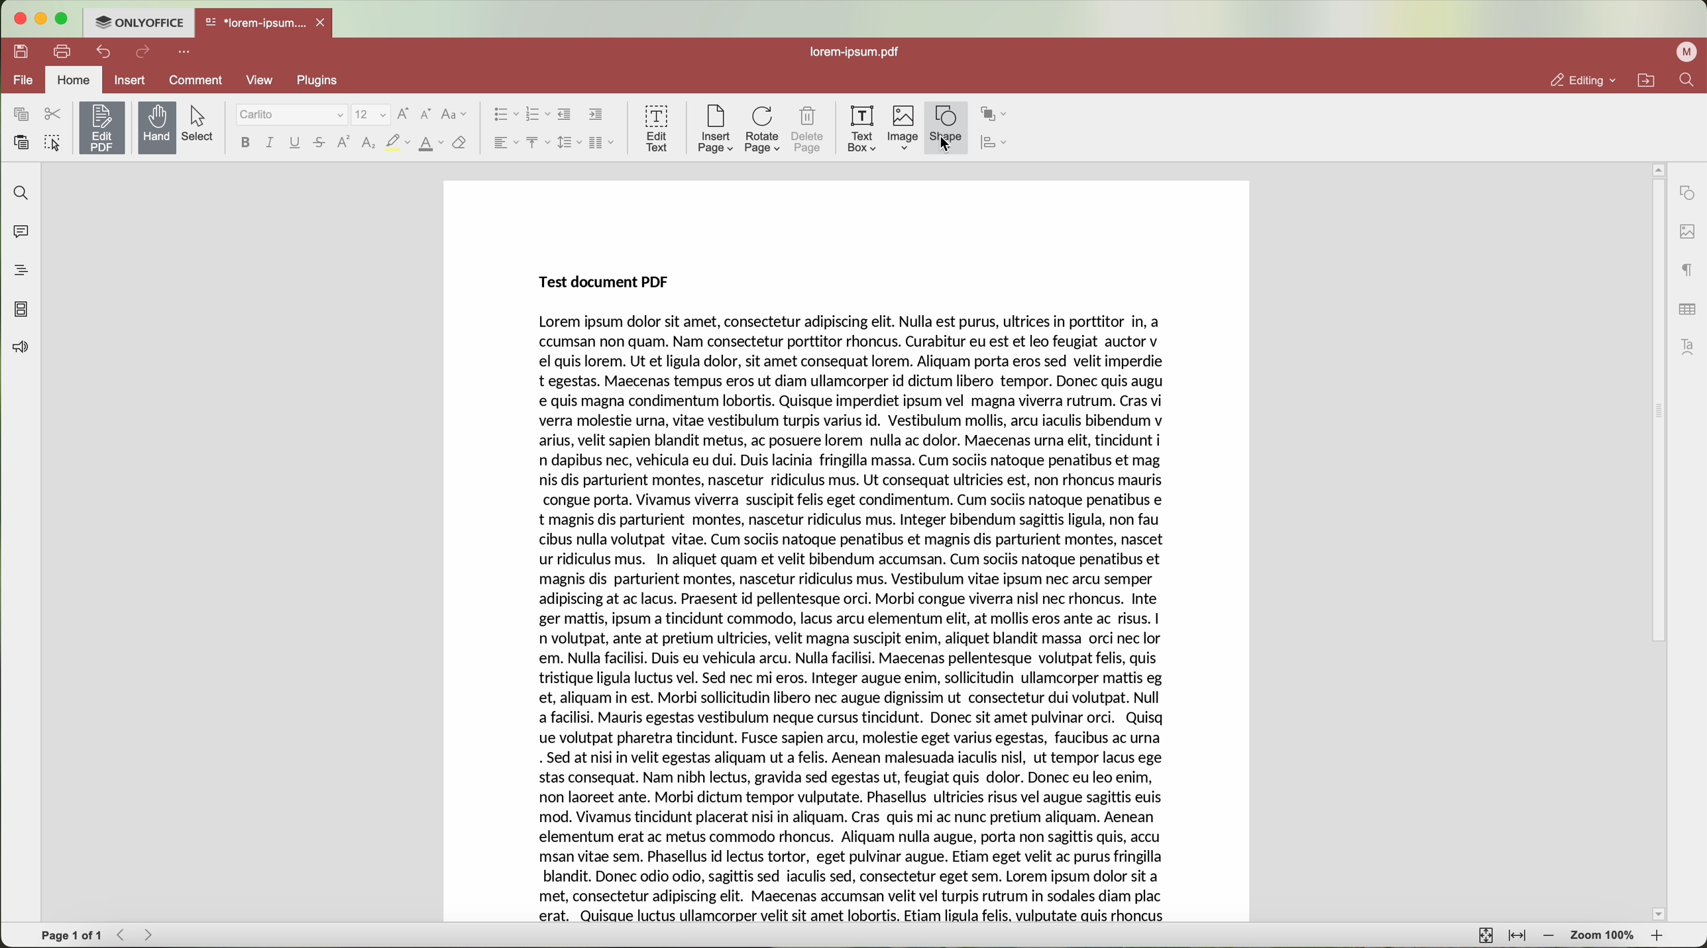 The width and height of the screenshot is (1707, 948). Describe the element at coordinates (203, 124) in the screenshot. I see `select` at that location.